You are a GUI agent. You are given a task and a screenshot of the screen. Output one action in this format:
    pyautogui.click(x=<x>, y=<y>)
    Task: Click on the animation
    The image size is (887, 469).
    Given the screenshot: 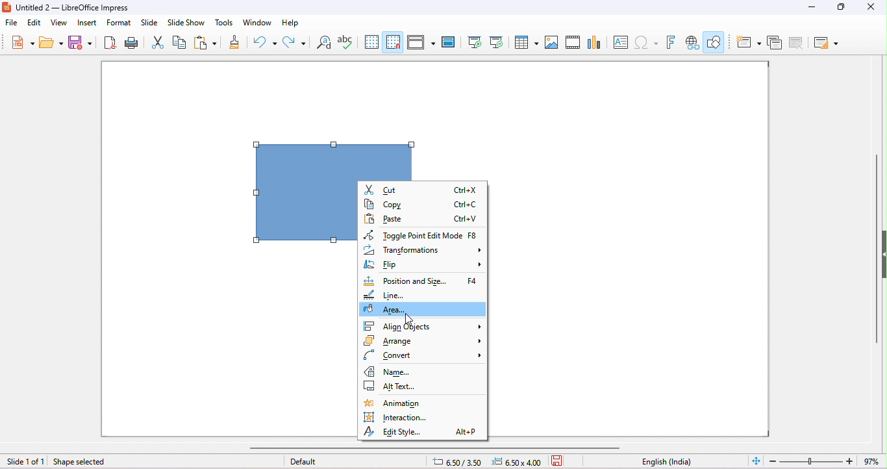 What is the action you would take?
    pyautogui.click(x=412, y=404)
    